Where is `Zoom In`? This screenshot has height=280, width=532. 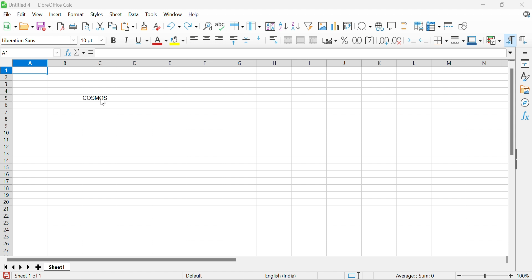 Zoom In is located at coordinates (511, 275).